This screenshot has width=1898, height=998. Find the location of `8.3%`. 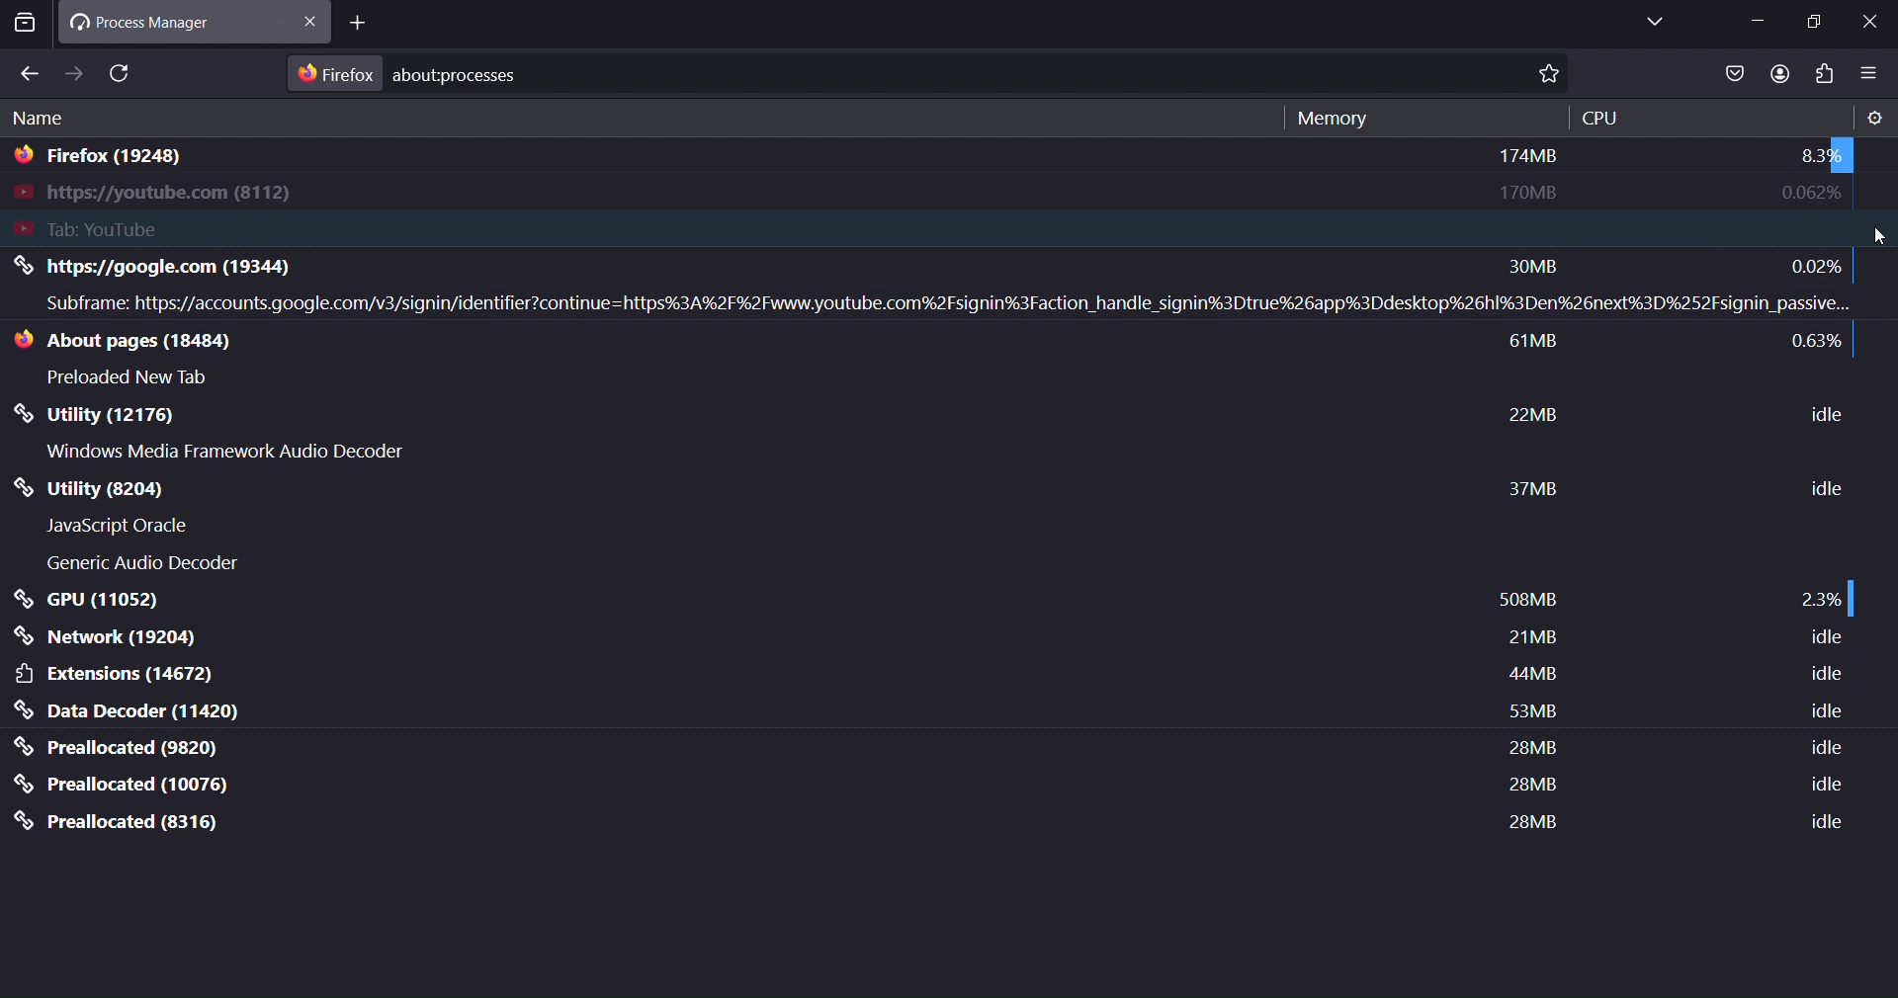

8.3% is located at coordinates (1814, 155).